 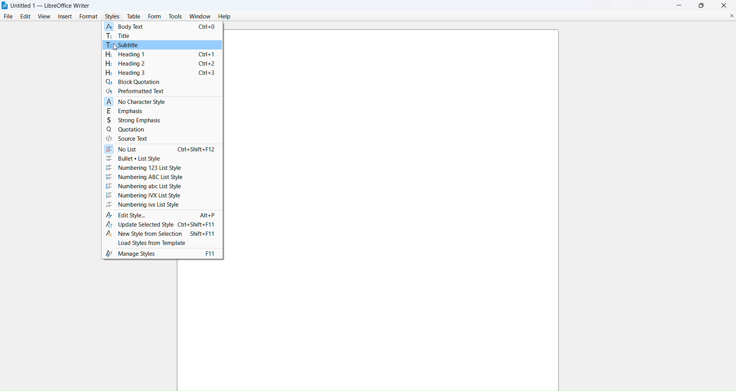 What do you see at coordinates (159, 159) in the screenshot?
I see `bullet list style` at bounding box center [159, 159].